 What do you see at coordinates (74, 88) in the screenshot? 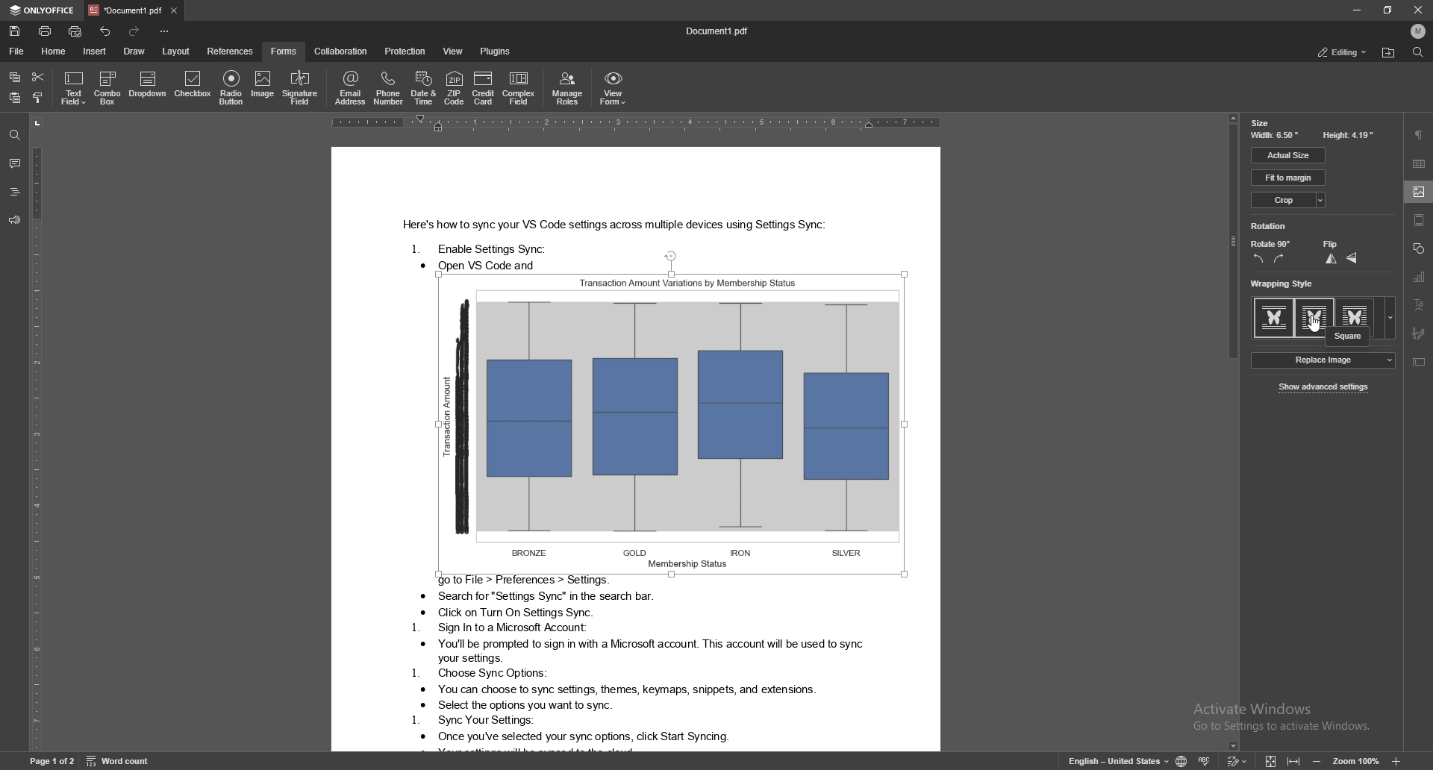
I see `text field` at bounding box center [74, 88].